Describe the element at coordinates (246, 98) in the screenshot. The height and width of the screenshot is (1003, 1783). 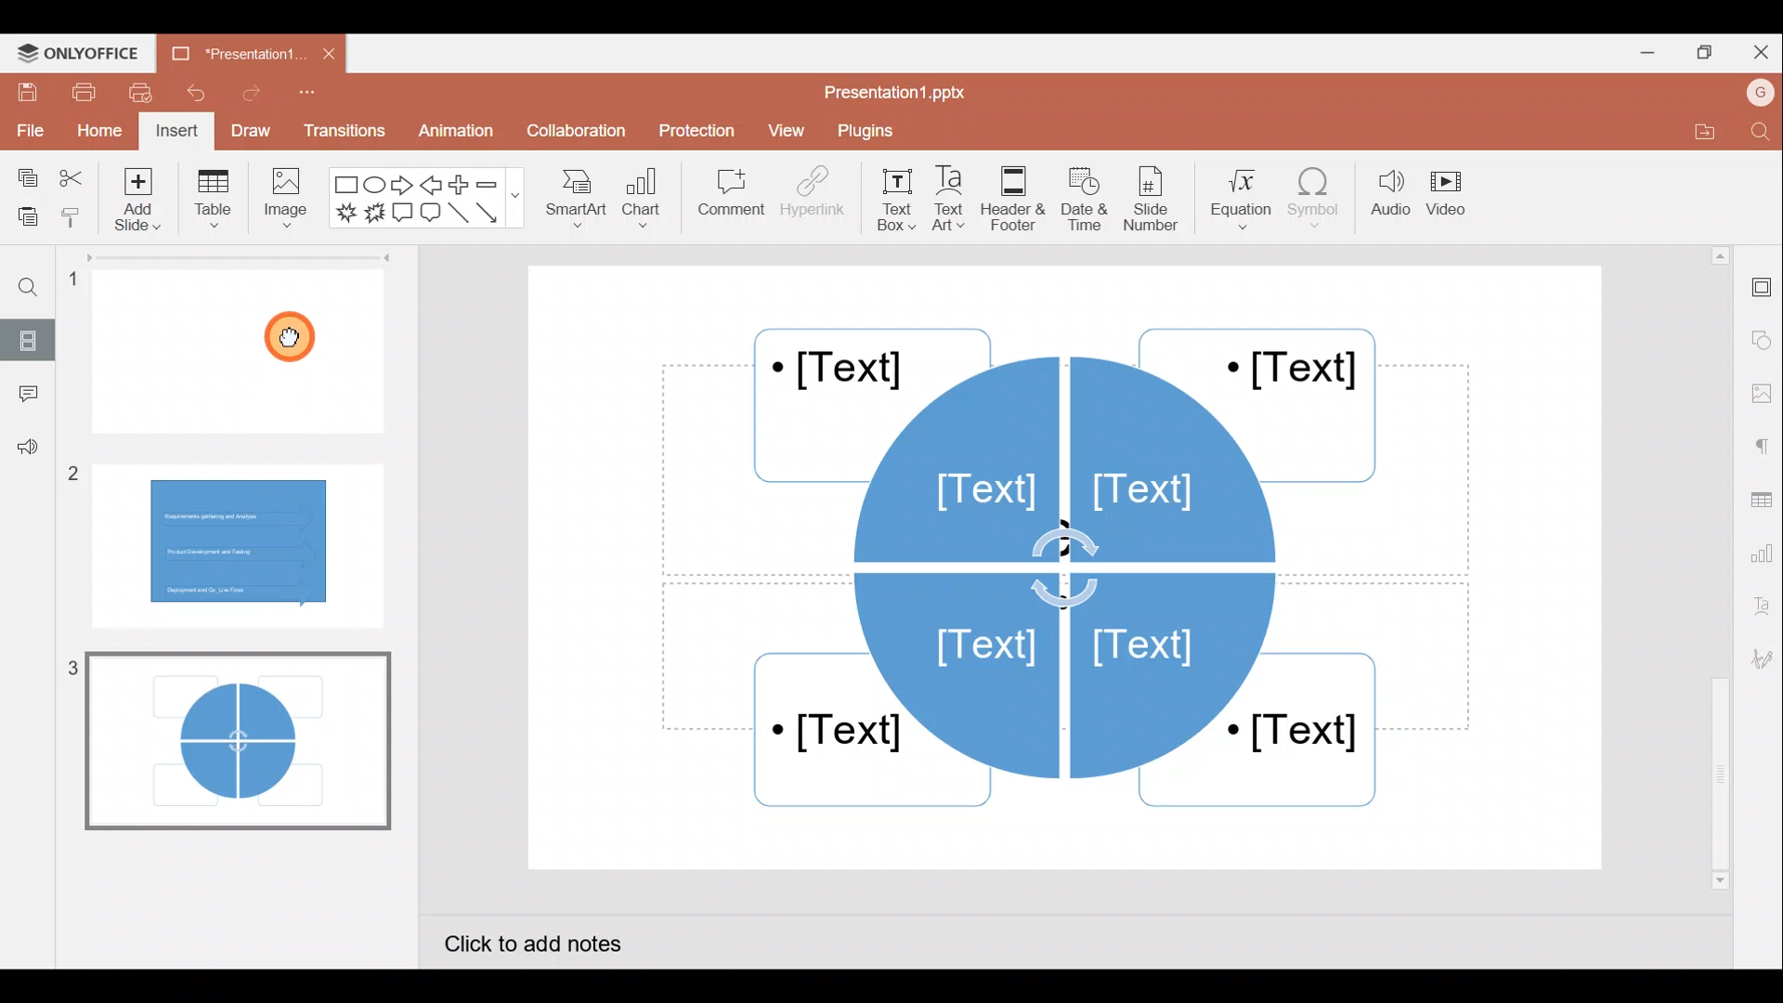
I see `Redo` at that location.